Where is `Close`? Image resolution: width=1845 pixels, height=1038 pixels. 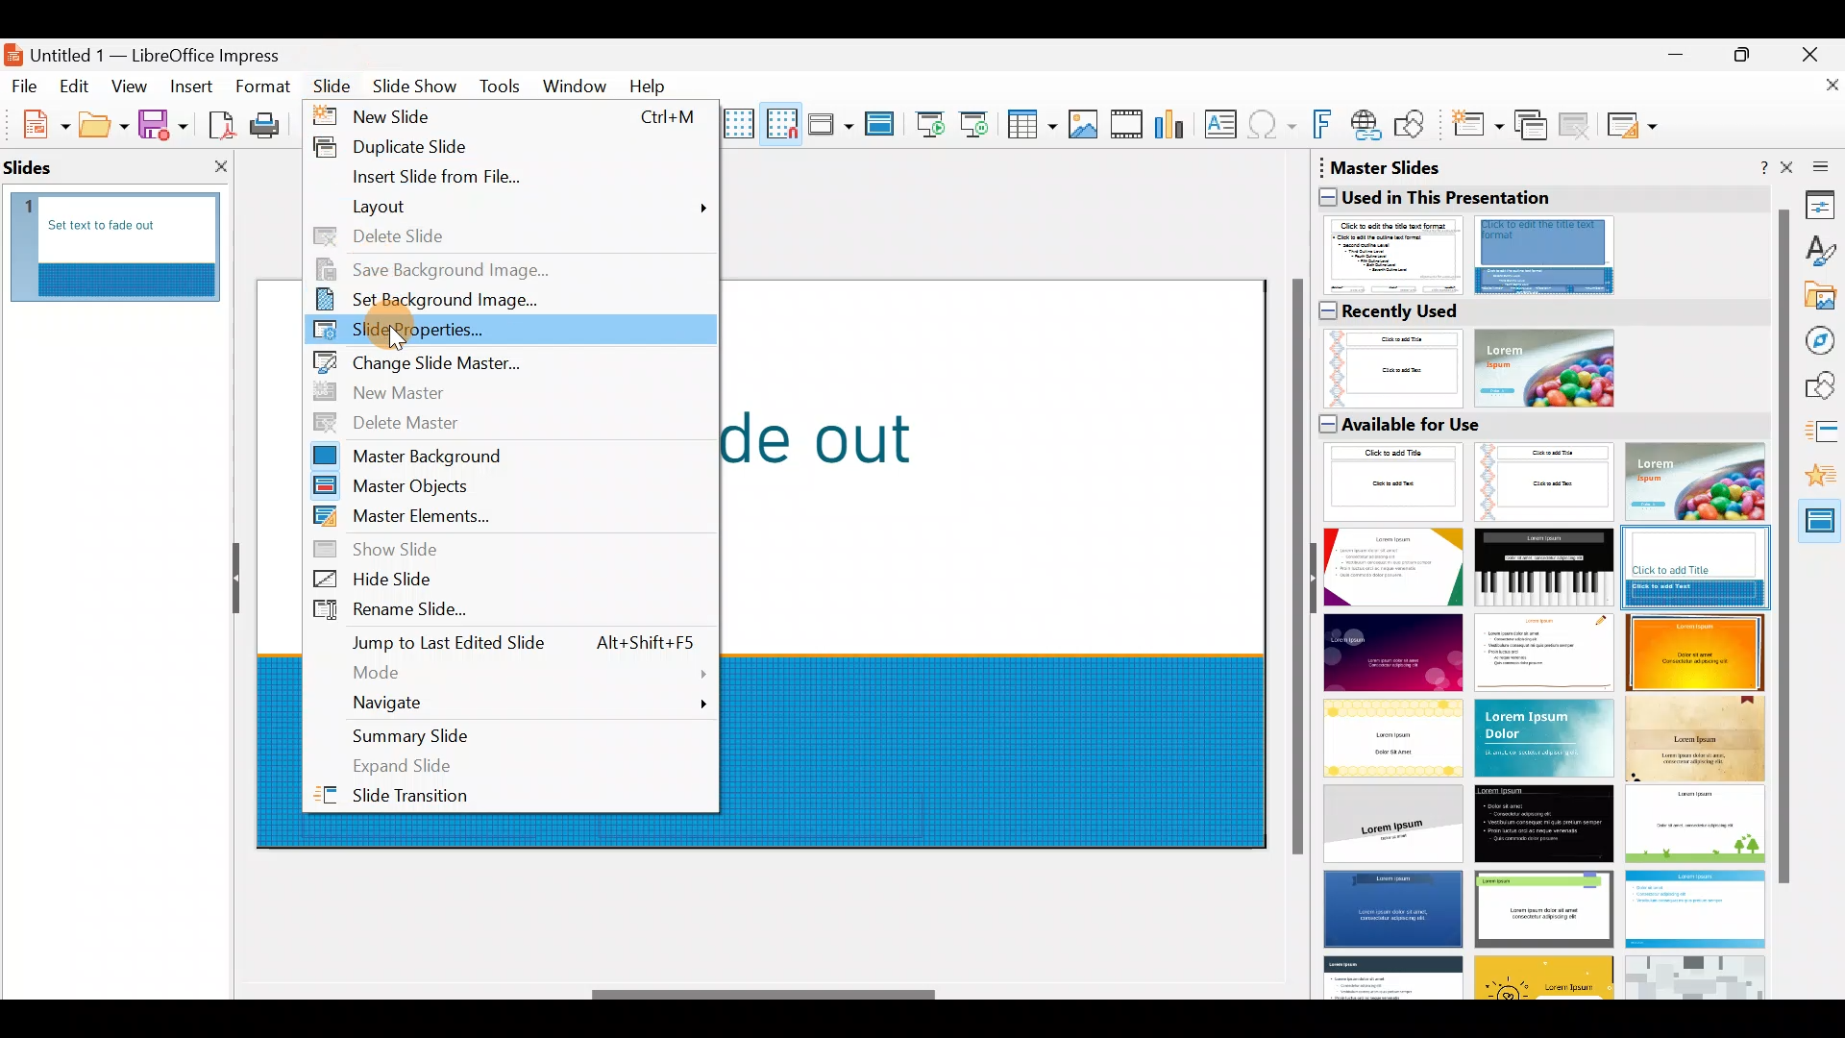 Close is located at coordinates (1817, 52).